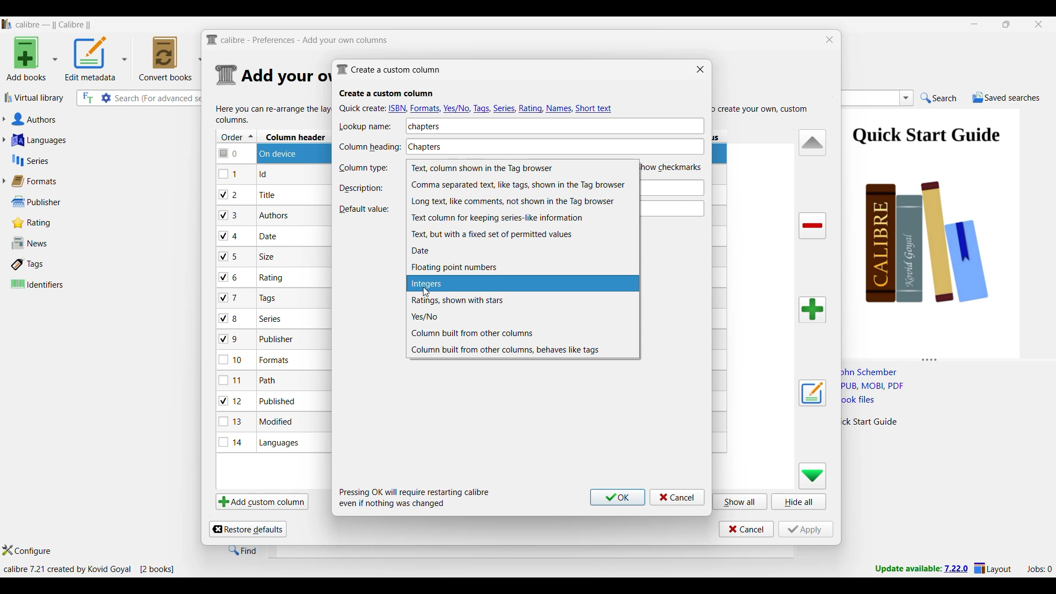  What do you see at coordinates (54, 284) in the screenshot?
I see `Identifiers` at bounding box center [54, 284].